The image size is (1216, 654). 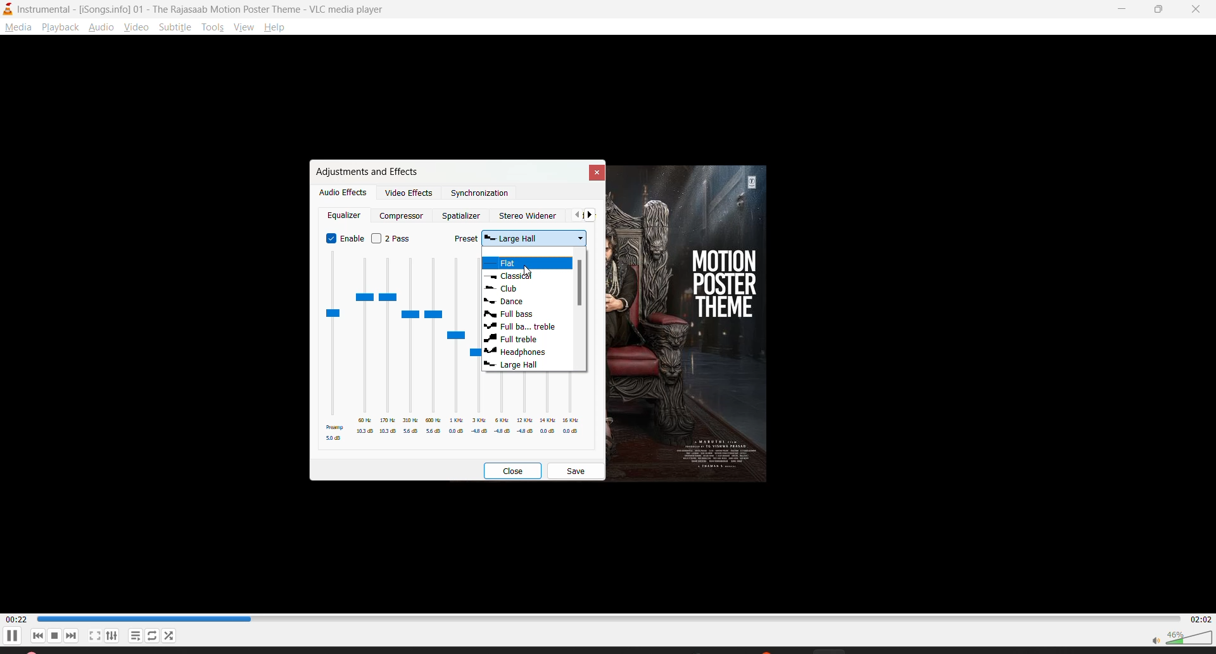 I want to click on settings, so click(x=116, y=634).